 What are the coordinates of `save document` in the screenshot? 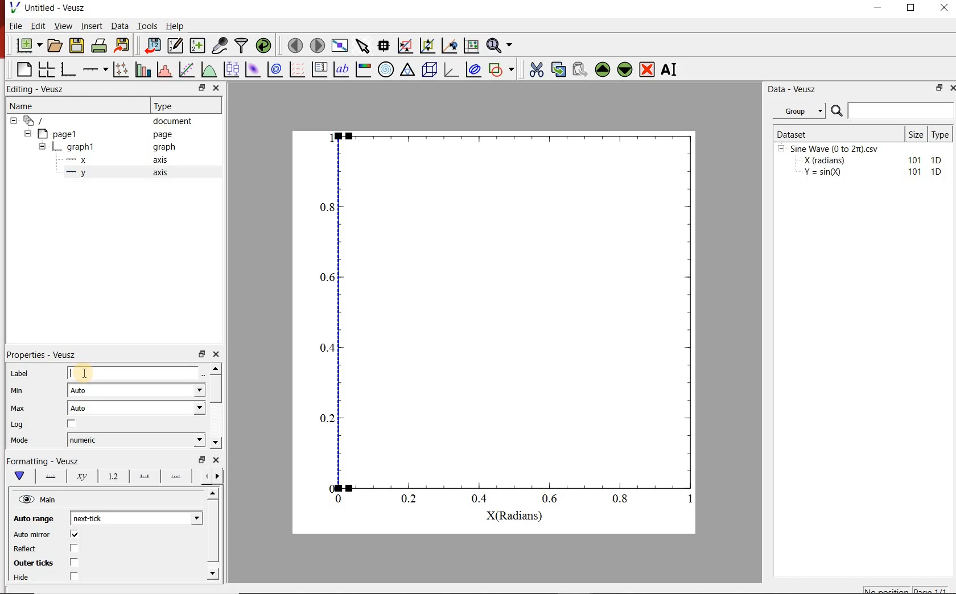 It's located at (77, 46).